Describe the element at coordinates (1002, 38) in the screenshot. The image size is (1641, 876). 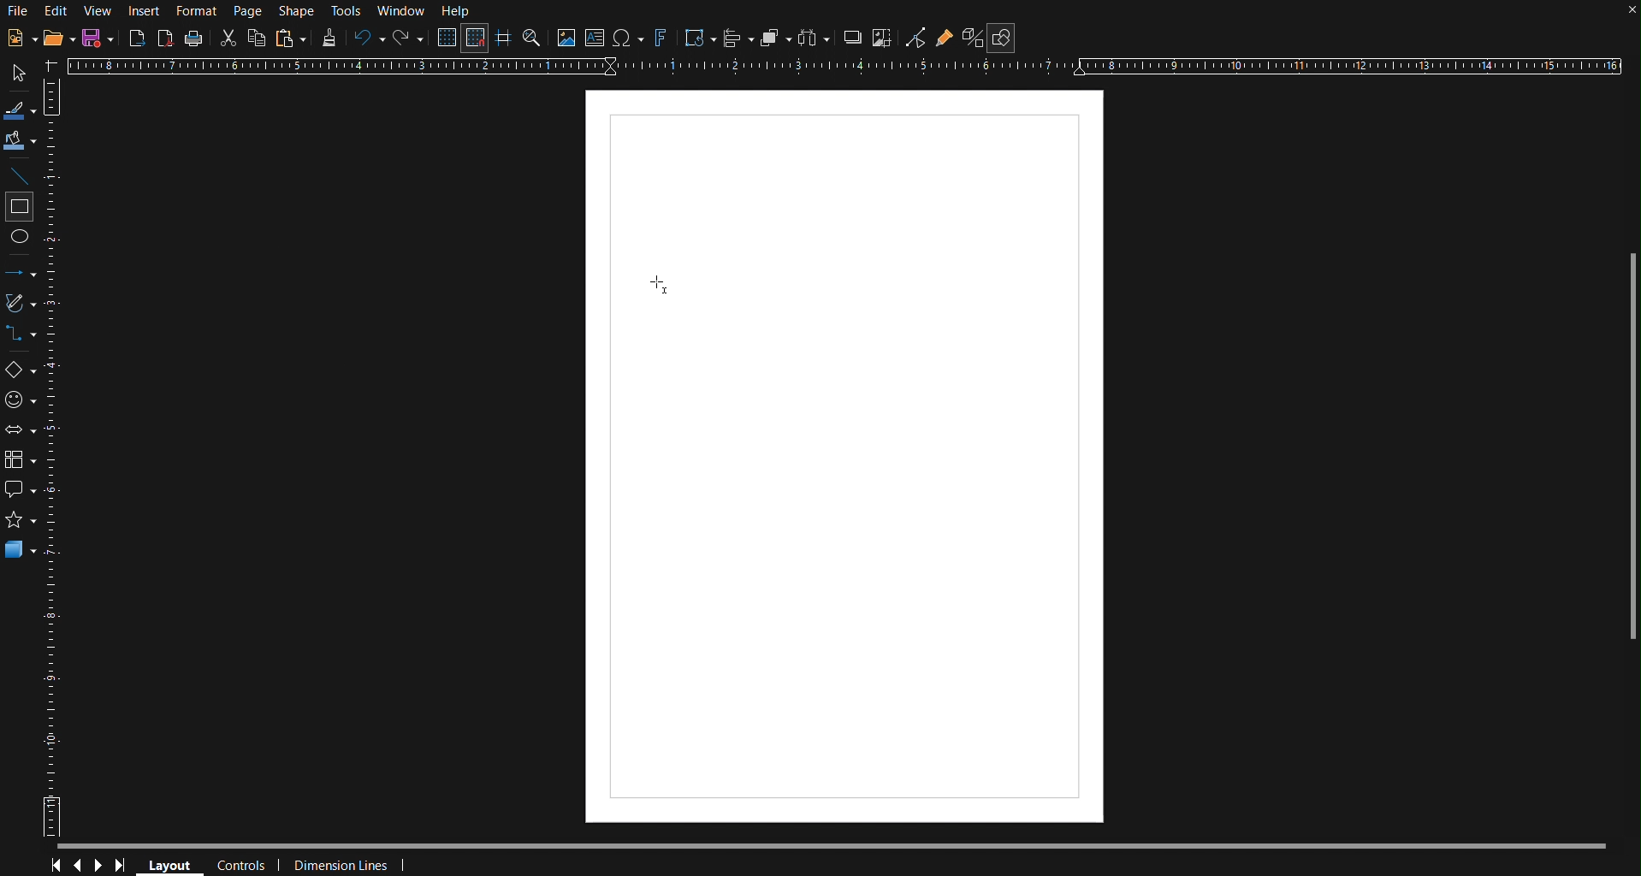
I see `Show Draw Functions` at that location.